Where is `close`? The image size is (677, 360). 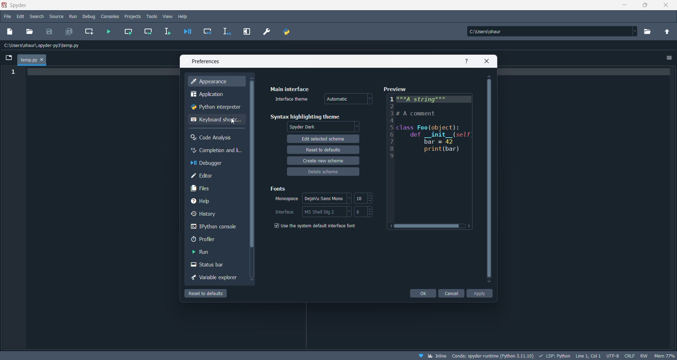
close is located at coordinates (663, 6).